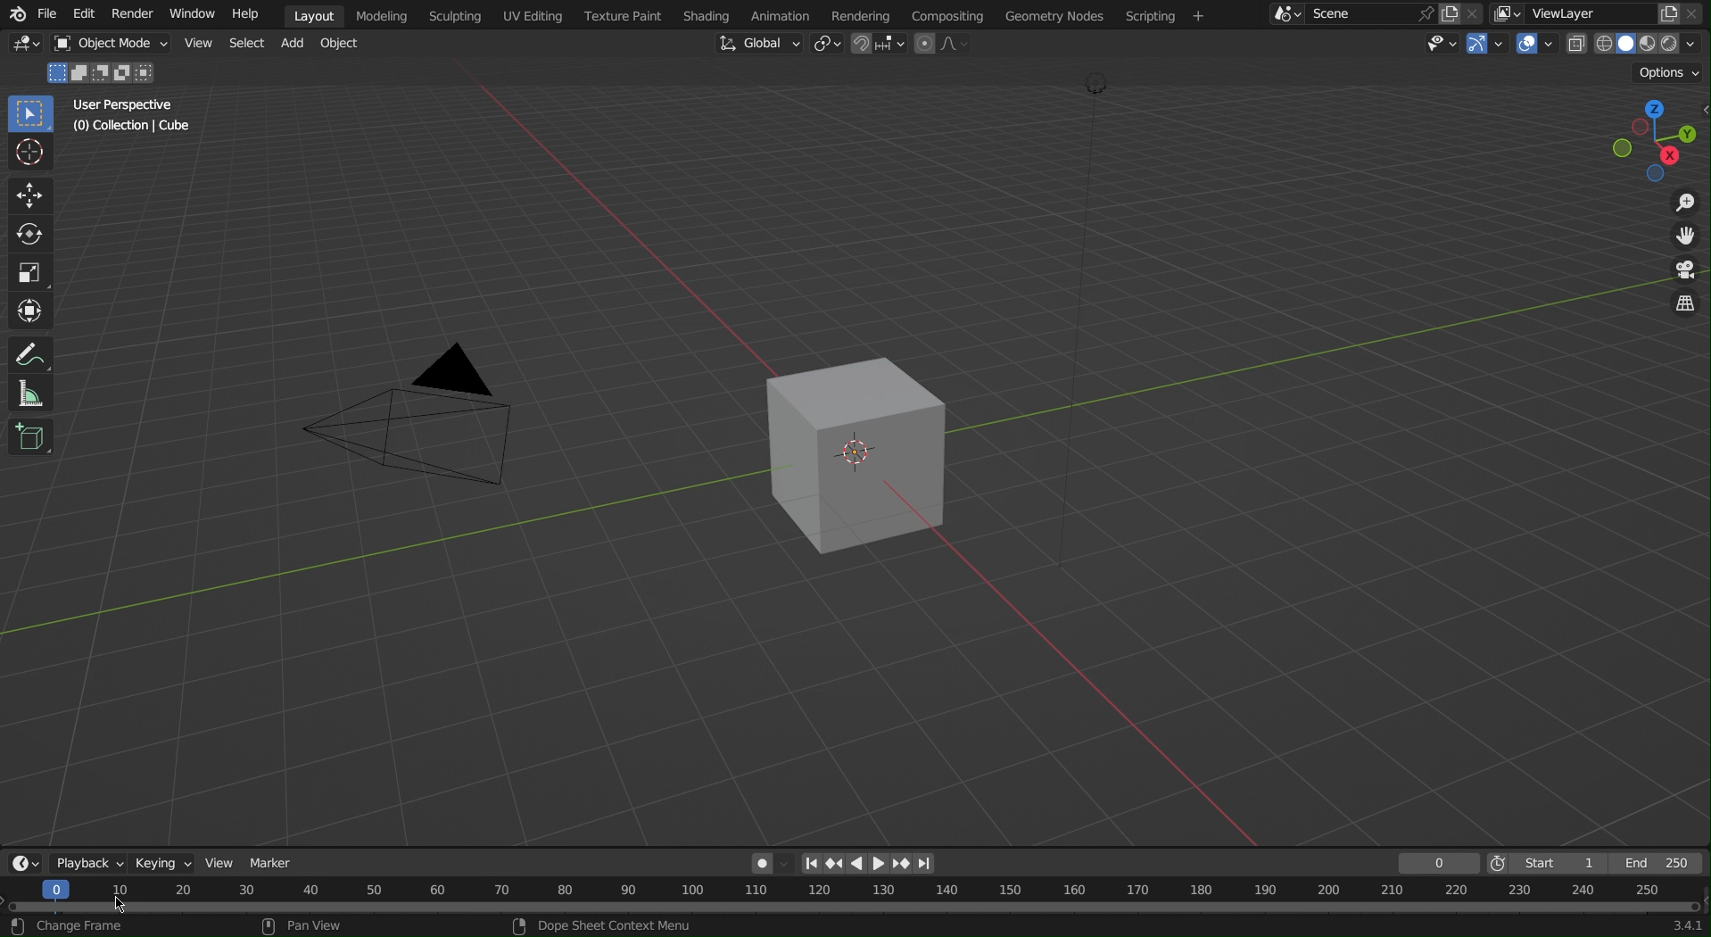 The width and height of the screenshot is (1711, 937). I want to click on Options, so click(1667, 74).